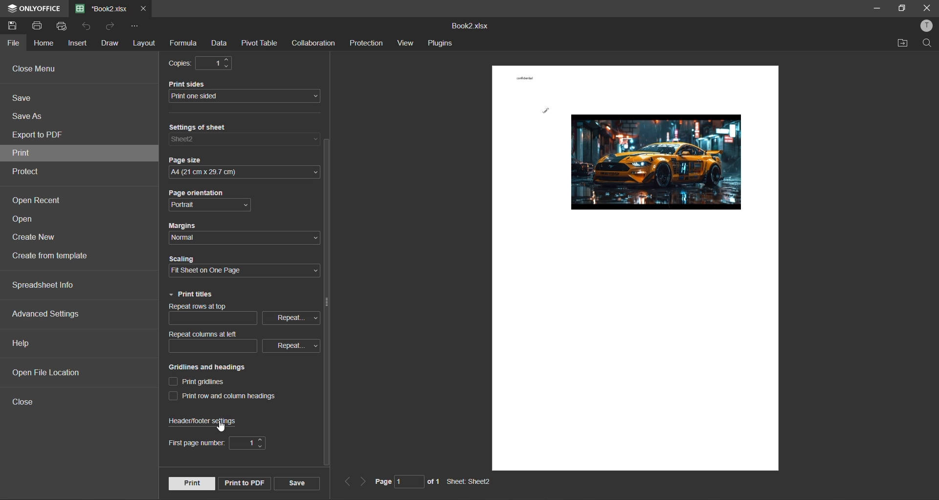  What do you see at coordinates (49, 315) in the screenshot?
I see `advanced settings` at bounding box center [49, 315].